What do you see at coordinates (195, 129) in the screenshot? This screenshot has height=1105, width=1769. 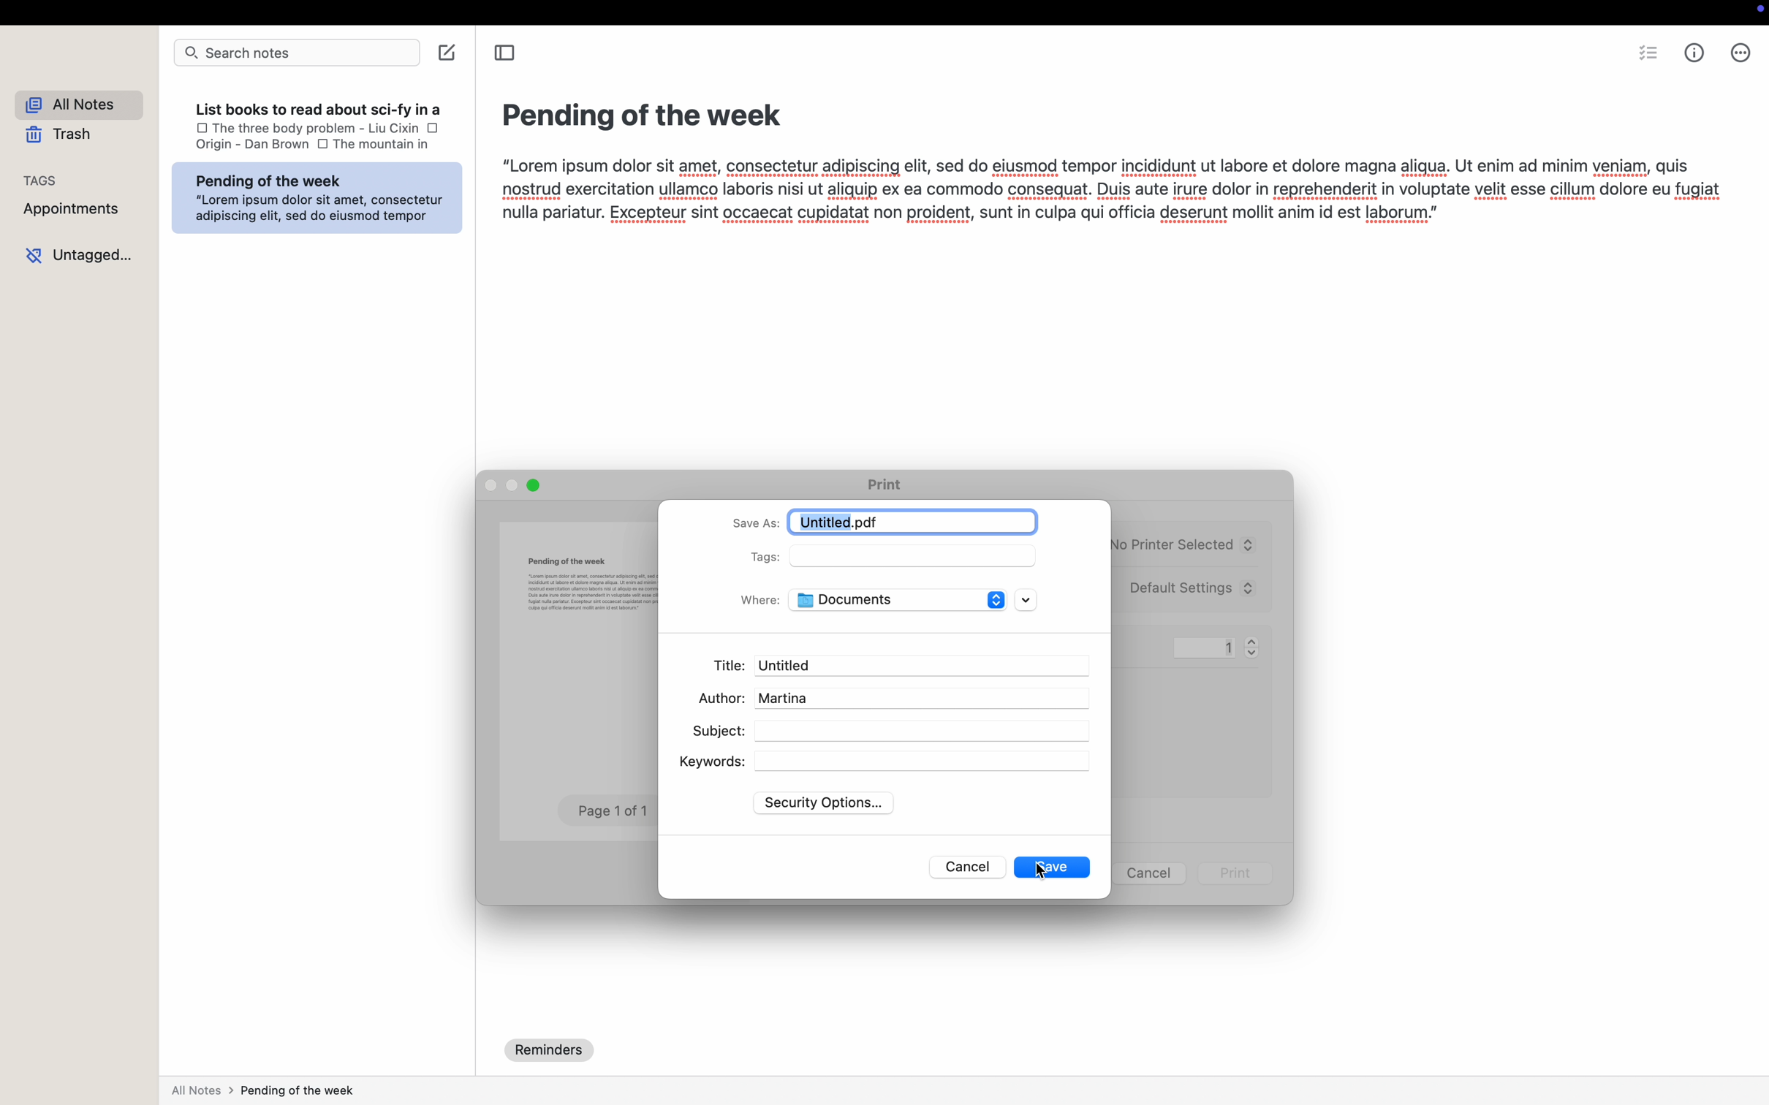 I see `checkbox` at bounding box center [195, 129].